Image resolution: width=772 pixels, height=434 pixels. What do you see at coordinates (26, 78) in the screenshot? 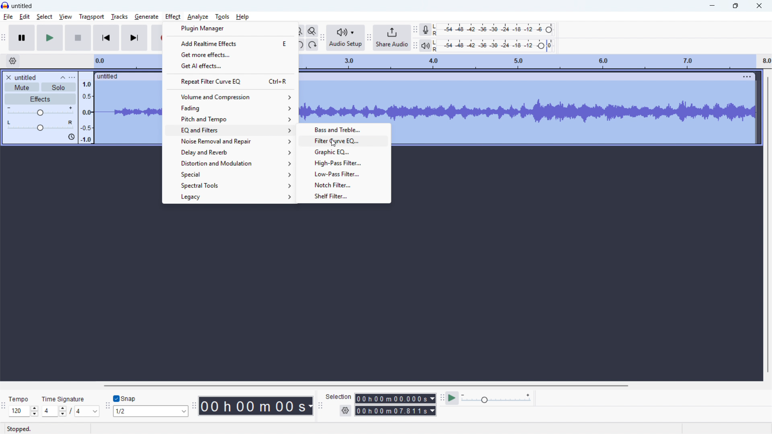
I see `track title` at bounding box center [26, 78].